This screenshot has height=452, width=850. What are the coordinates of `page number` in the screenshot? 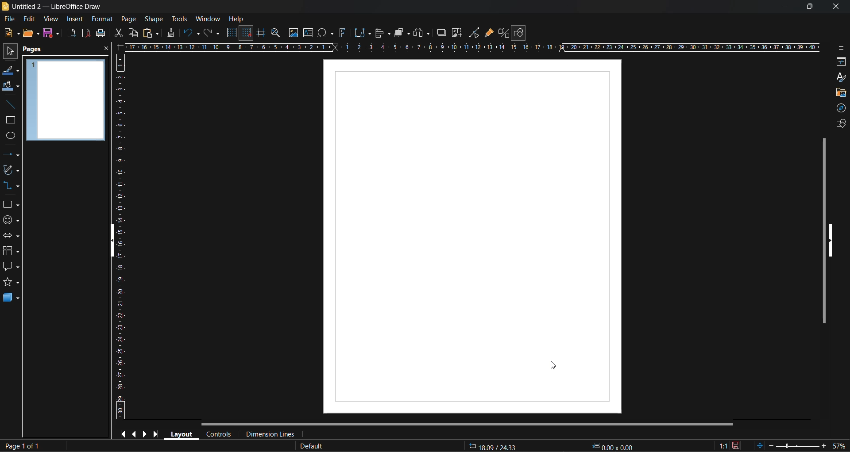 It's located at (21, 445).